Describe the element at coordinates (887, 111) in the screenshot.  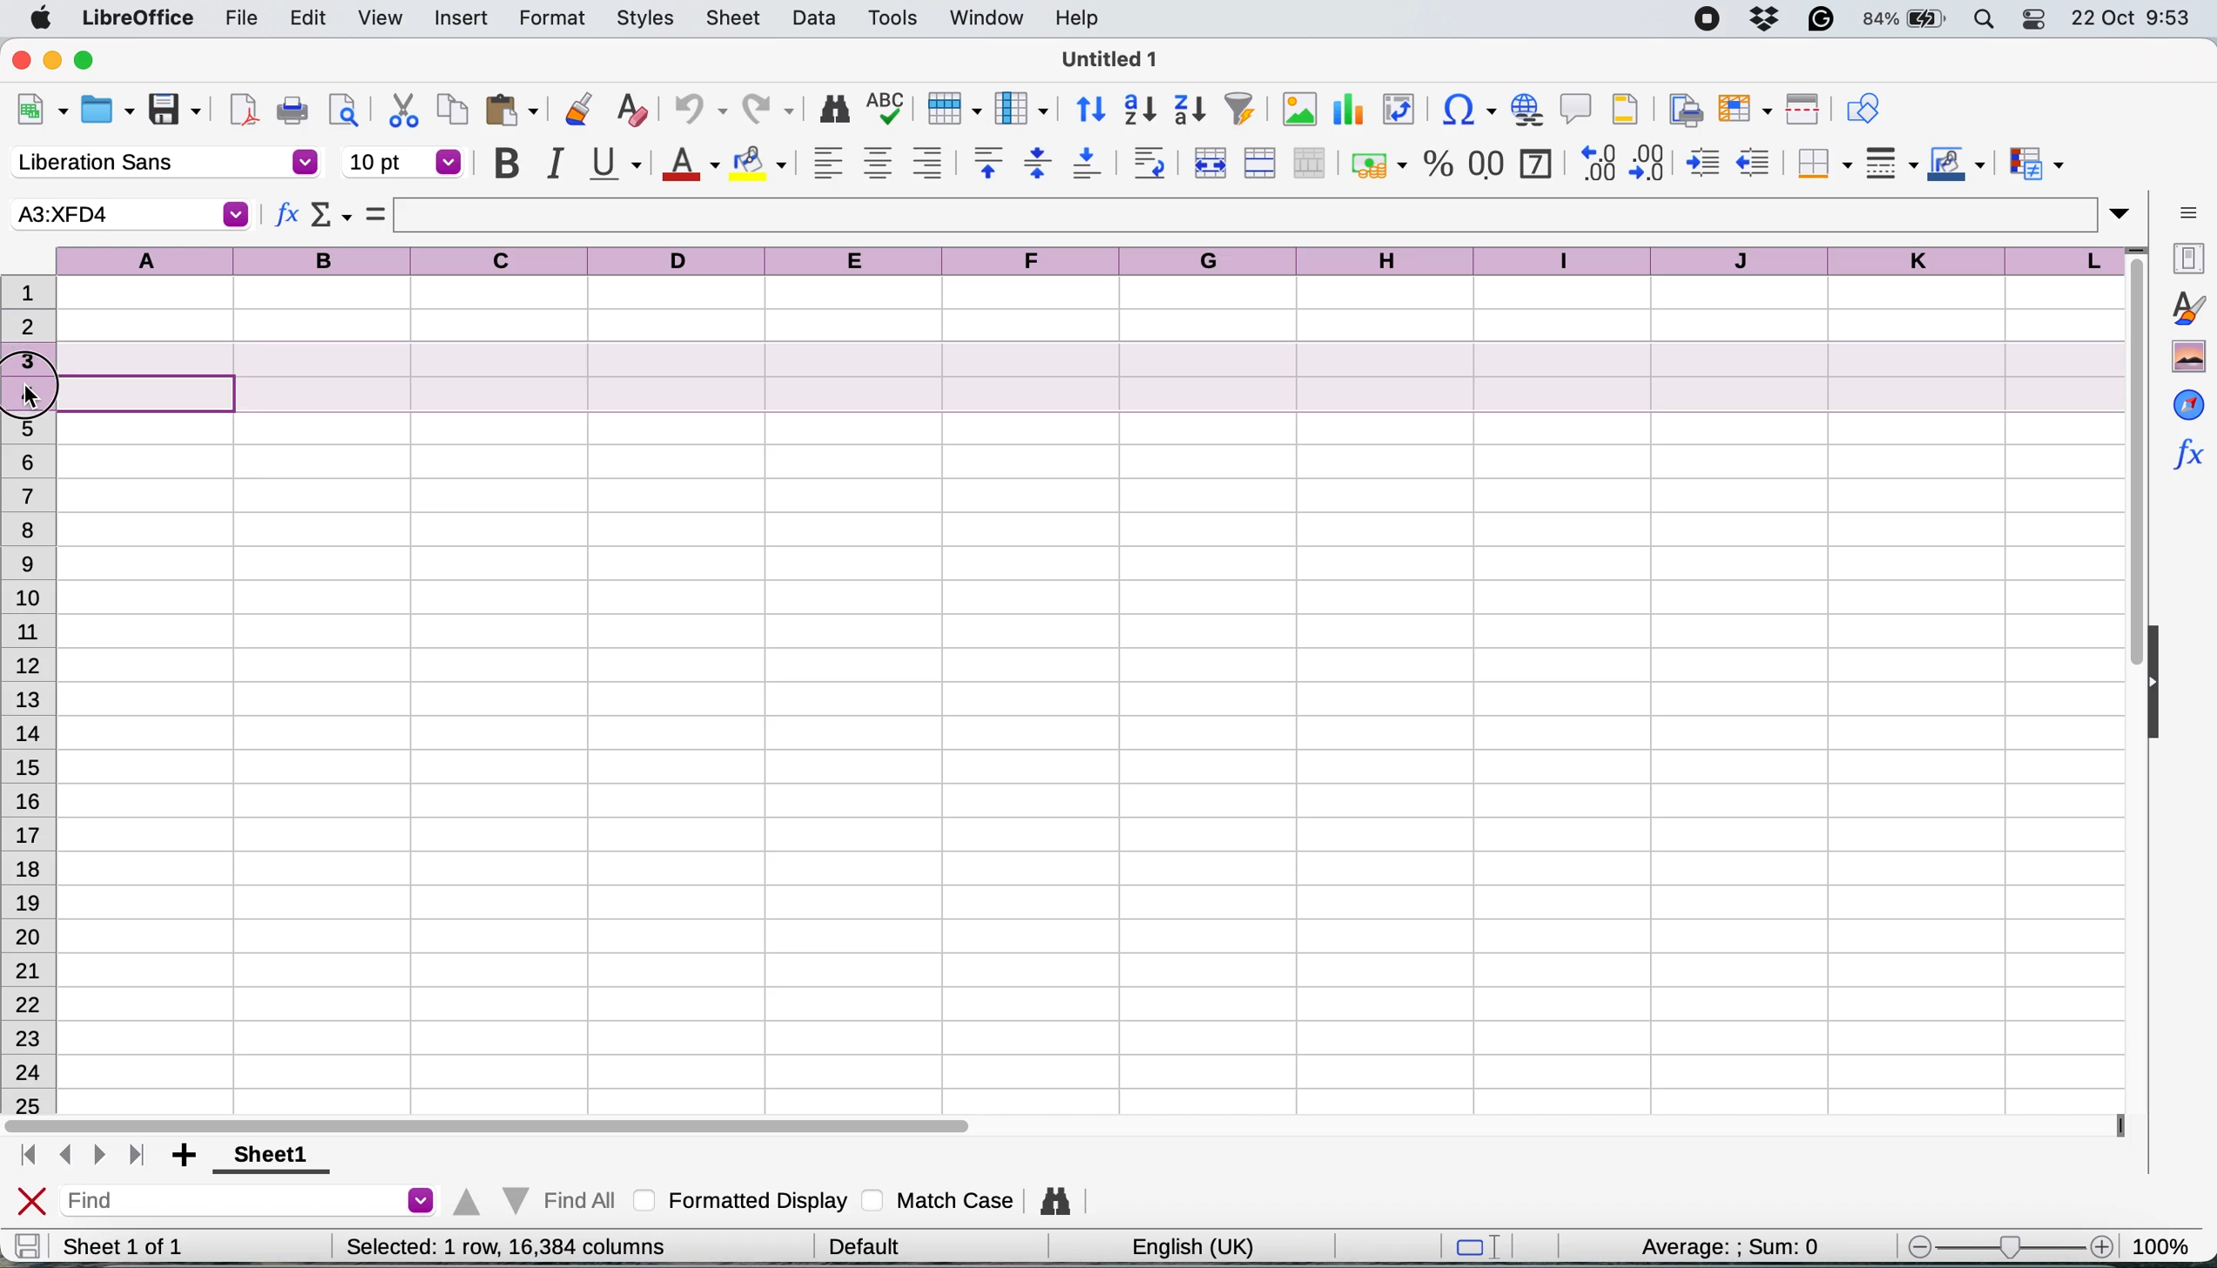
I see `spelling` at that location.